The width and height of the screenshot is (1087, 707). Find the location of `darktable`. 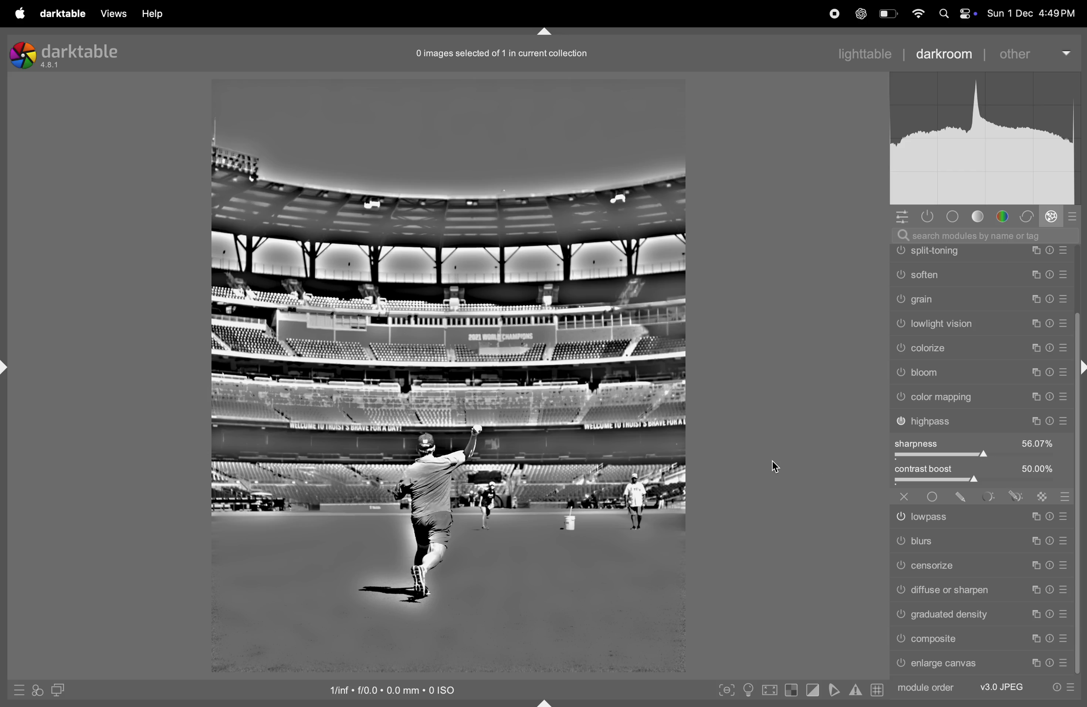

darktable is located at coordinates (63, 13).